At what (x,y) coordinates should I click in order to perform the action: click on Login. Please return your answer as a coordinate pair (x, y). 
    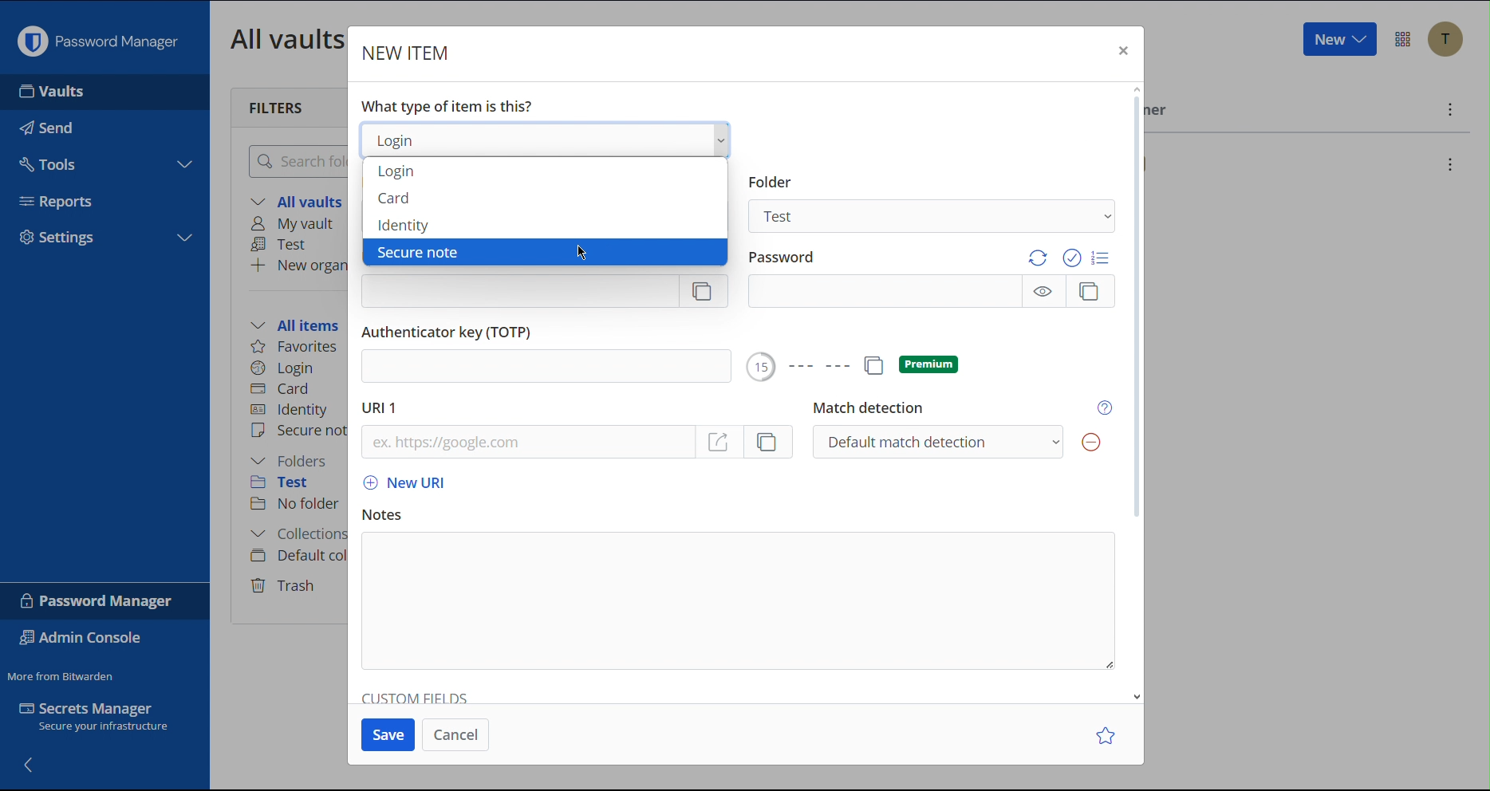
    Looking at the image, I should click on (396, 172).